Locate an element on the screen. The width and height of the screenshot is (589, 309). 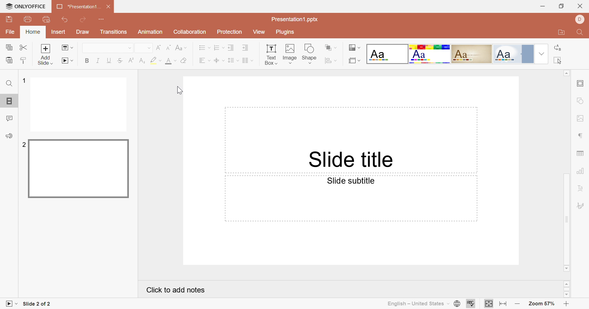
Click to add notes is located at coordinates (176, 289).